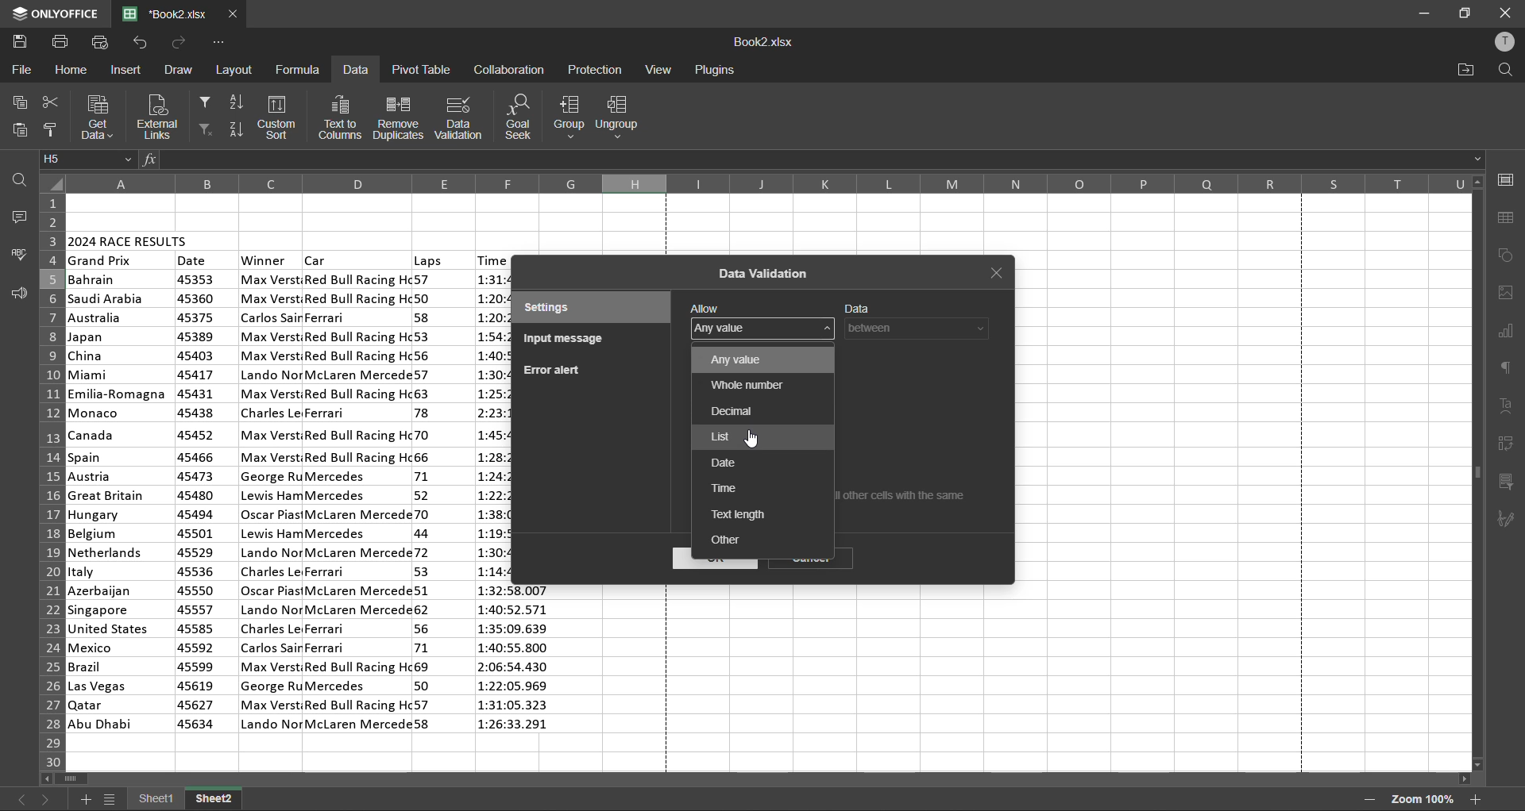  What do you see at coordinates (517, 662) in the screenshot?
I see `time` at bounding box center [517, 662].